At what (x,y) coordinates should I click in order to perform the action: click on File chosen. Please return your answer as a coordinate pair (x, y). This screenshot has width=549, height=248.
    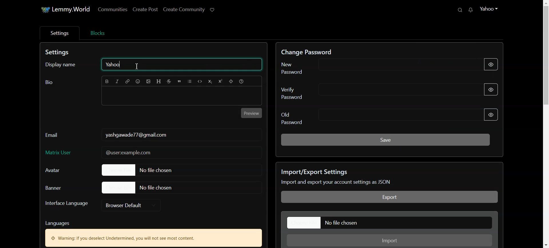
    Looking at the image, I should click on (147, 170).